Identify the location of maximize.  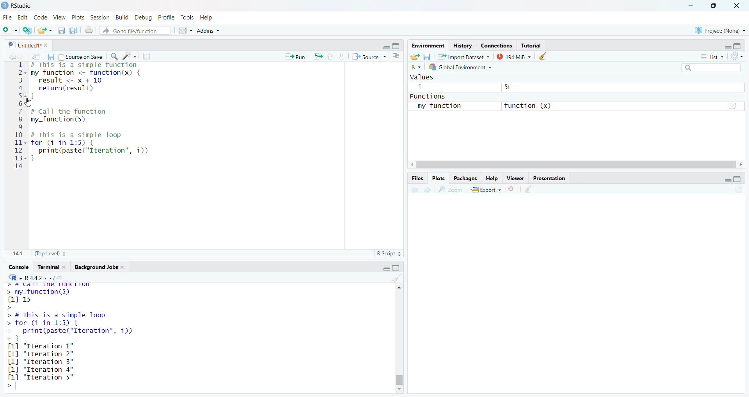
(714, 5).